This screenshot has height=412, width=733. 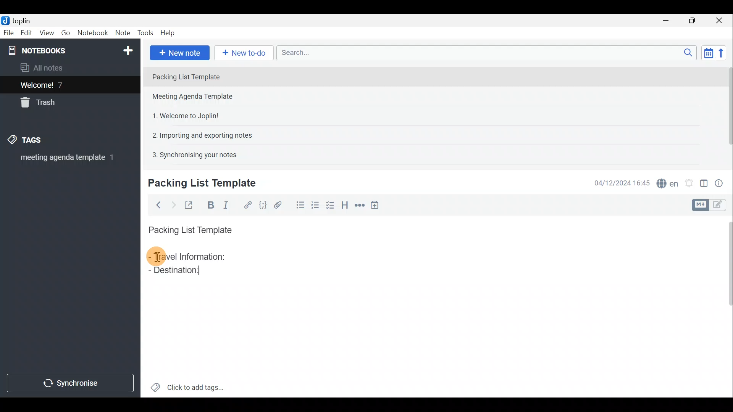 I want to click on Back, so click(x=157, y=205).